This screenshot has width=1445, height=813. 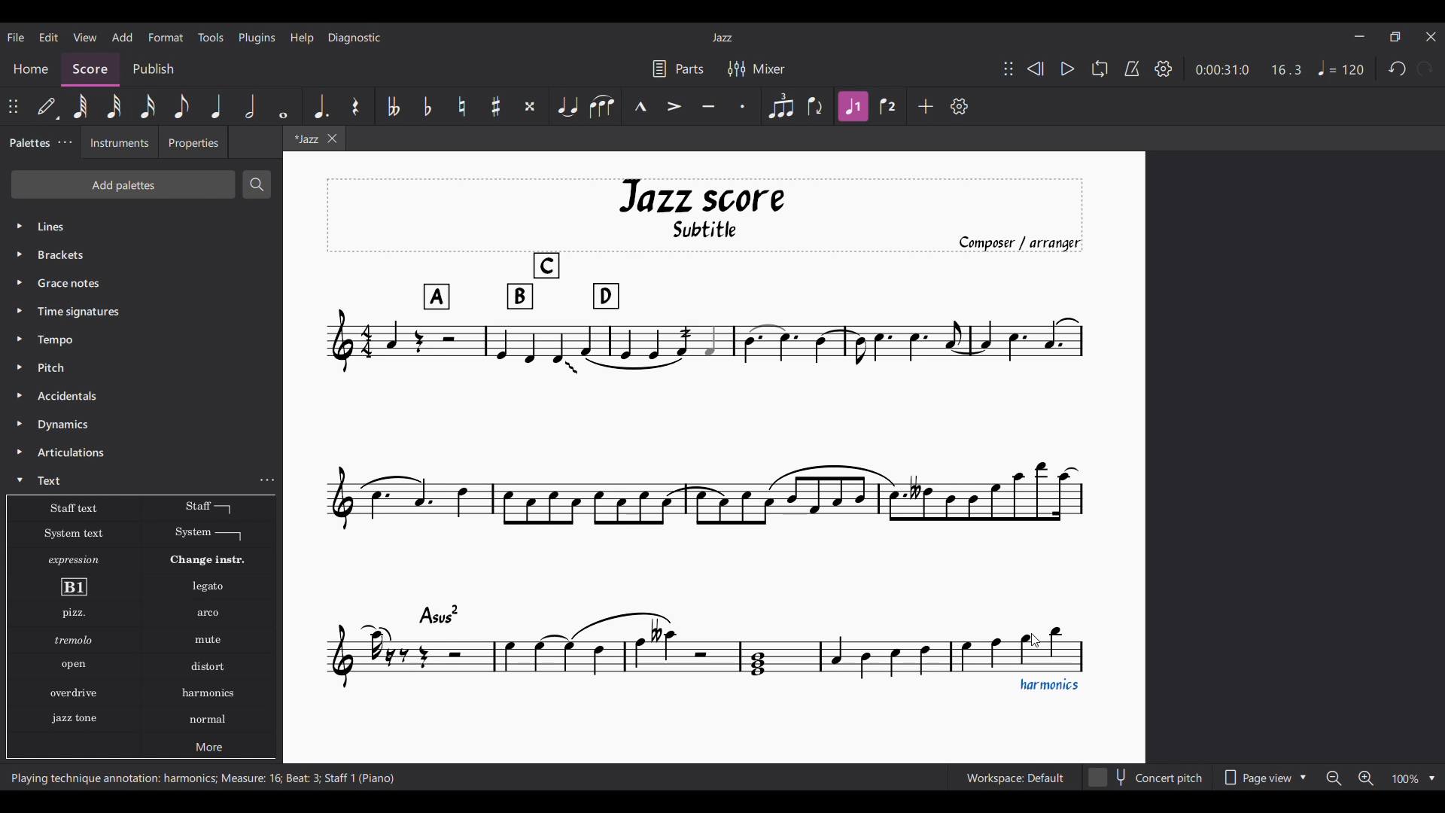 I want to click on Default, so click(x=48, y=106).